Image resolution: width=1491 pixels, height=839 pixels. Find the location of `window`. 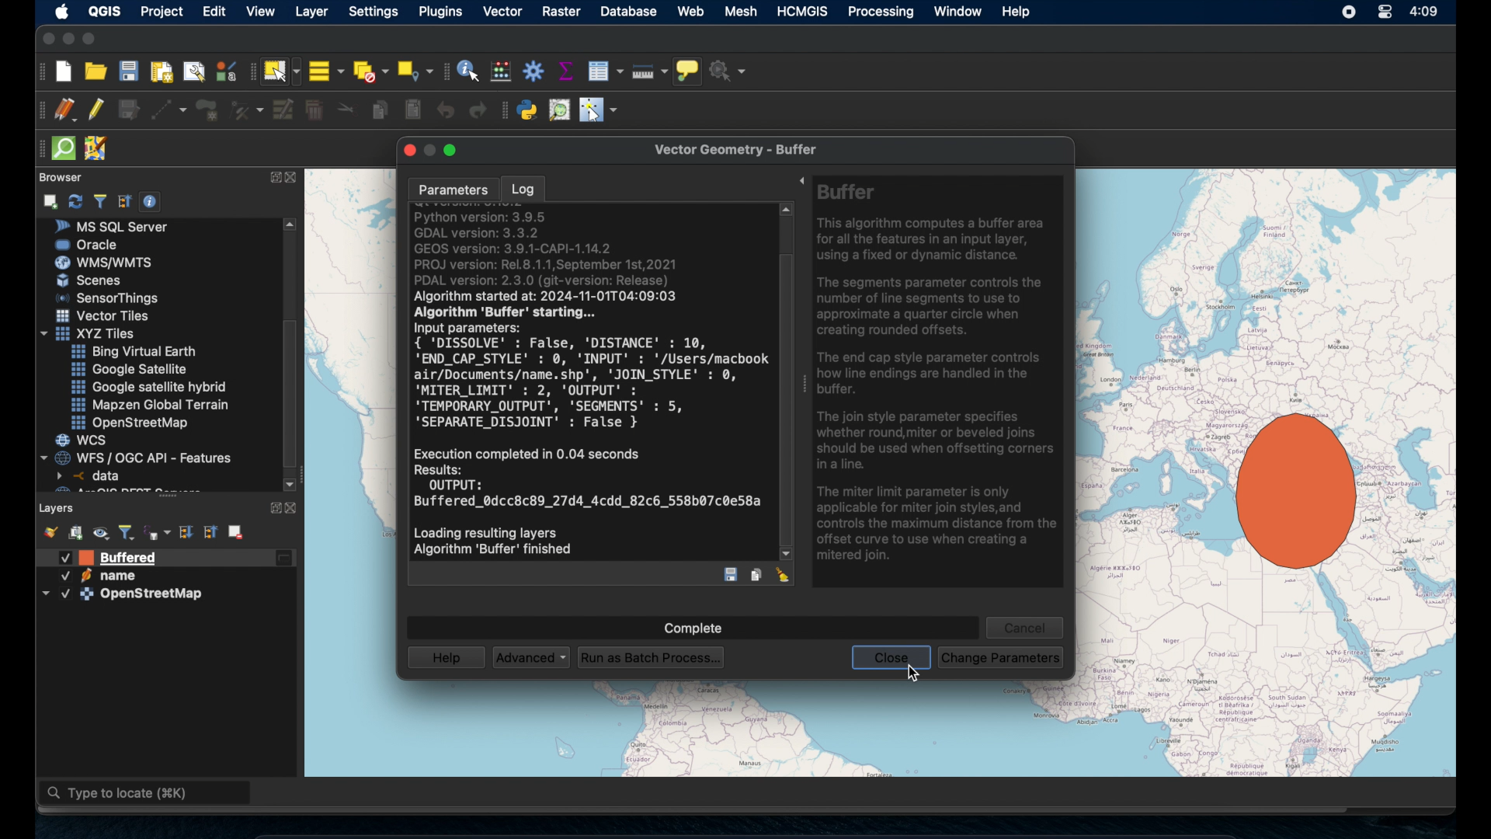

window is located at coordinates (956, 12).